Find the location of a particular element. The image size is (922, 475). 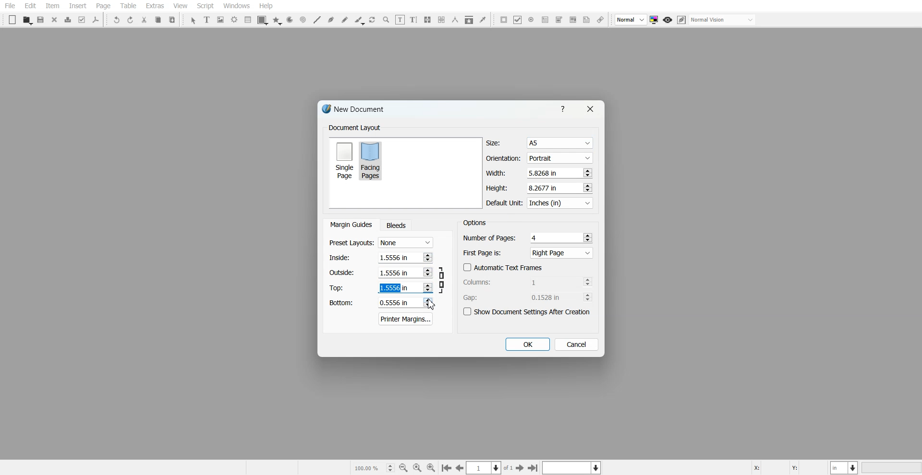

Arc is located at coordinates (290, 20).